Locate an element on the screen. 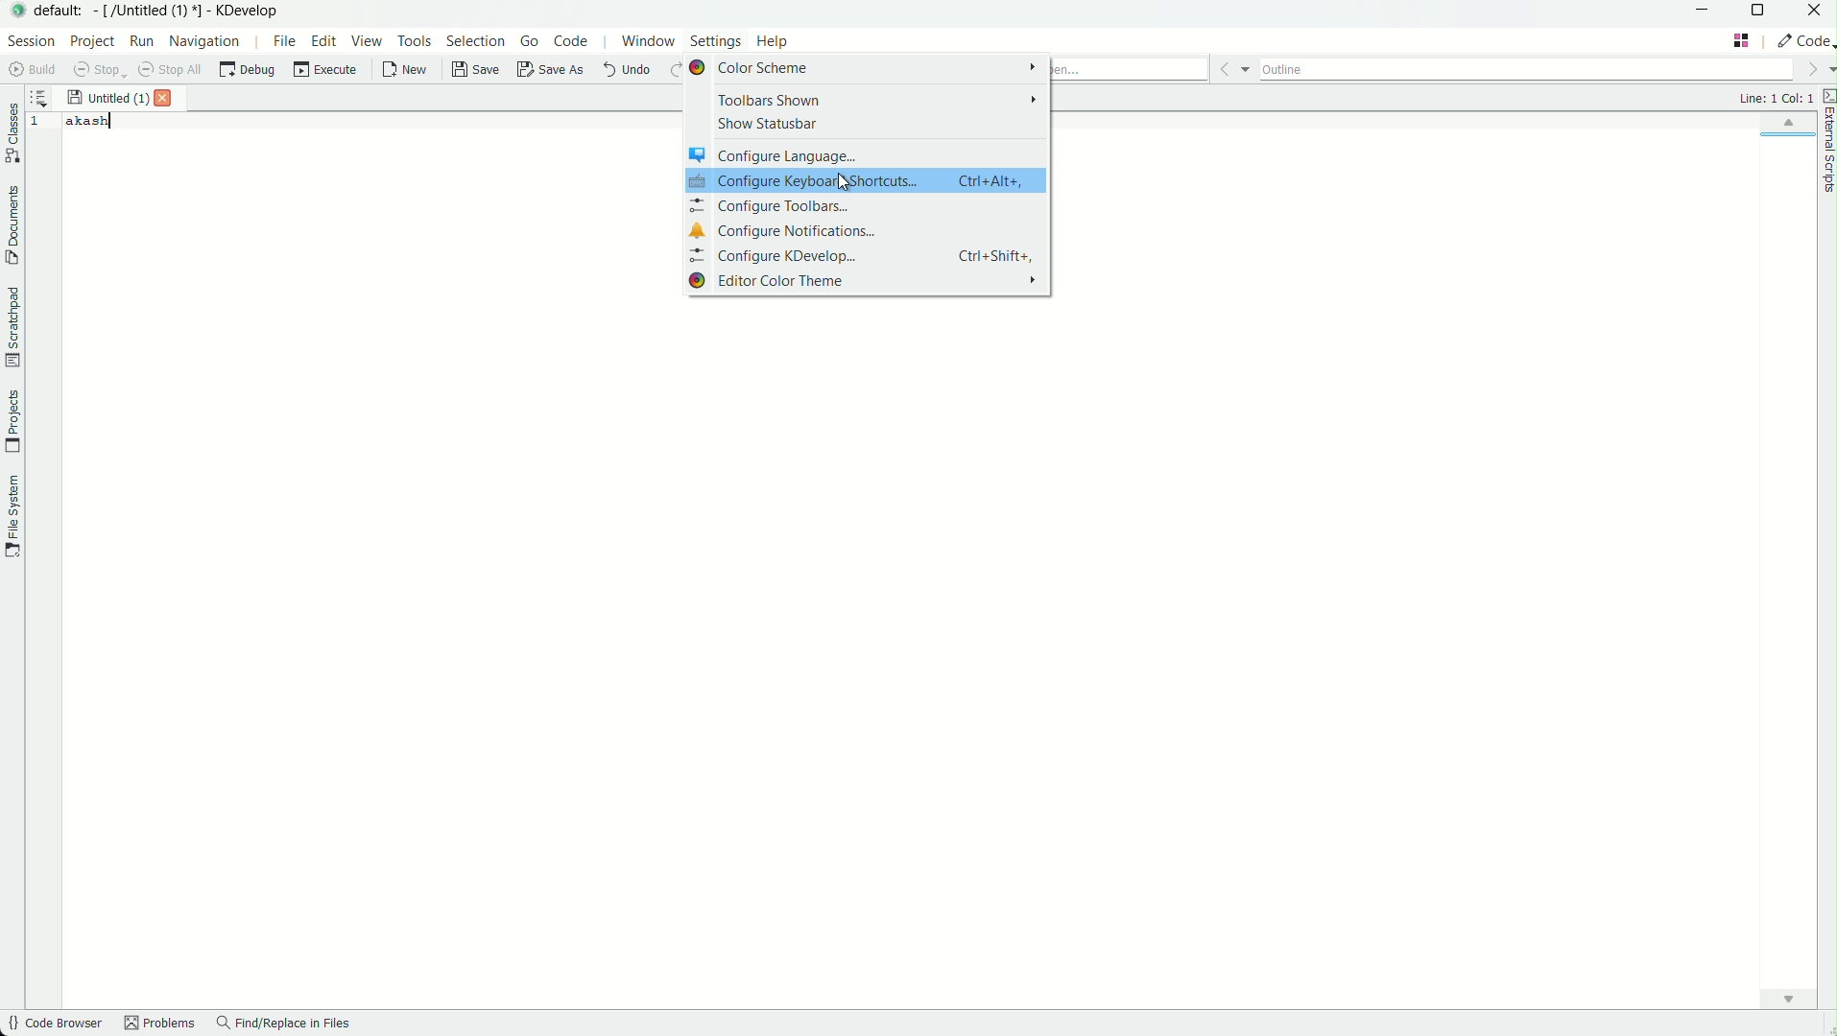  code browser is located at coordinates (53, 1024).